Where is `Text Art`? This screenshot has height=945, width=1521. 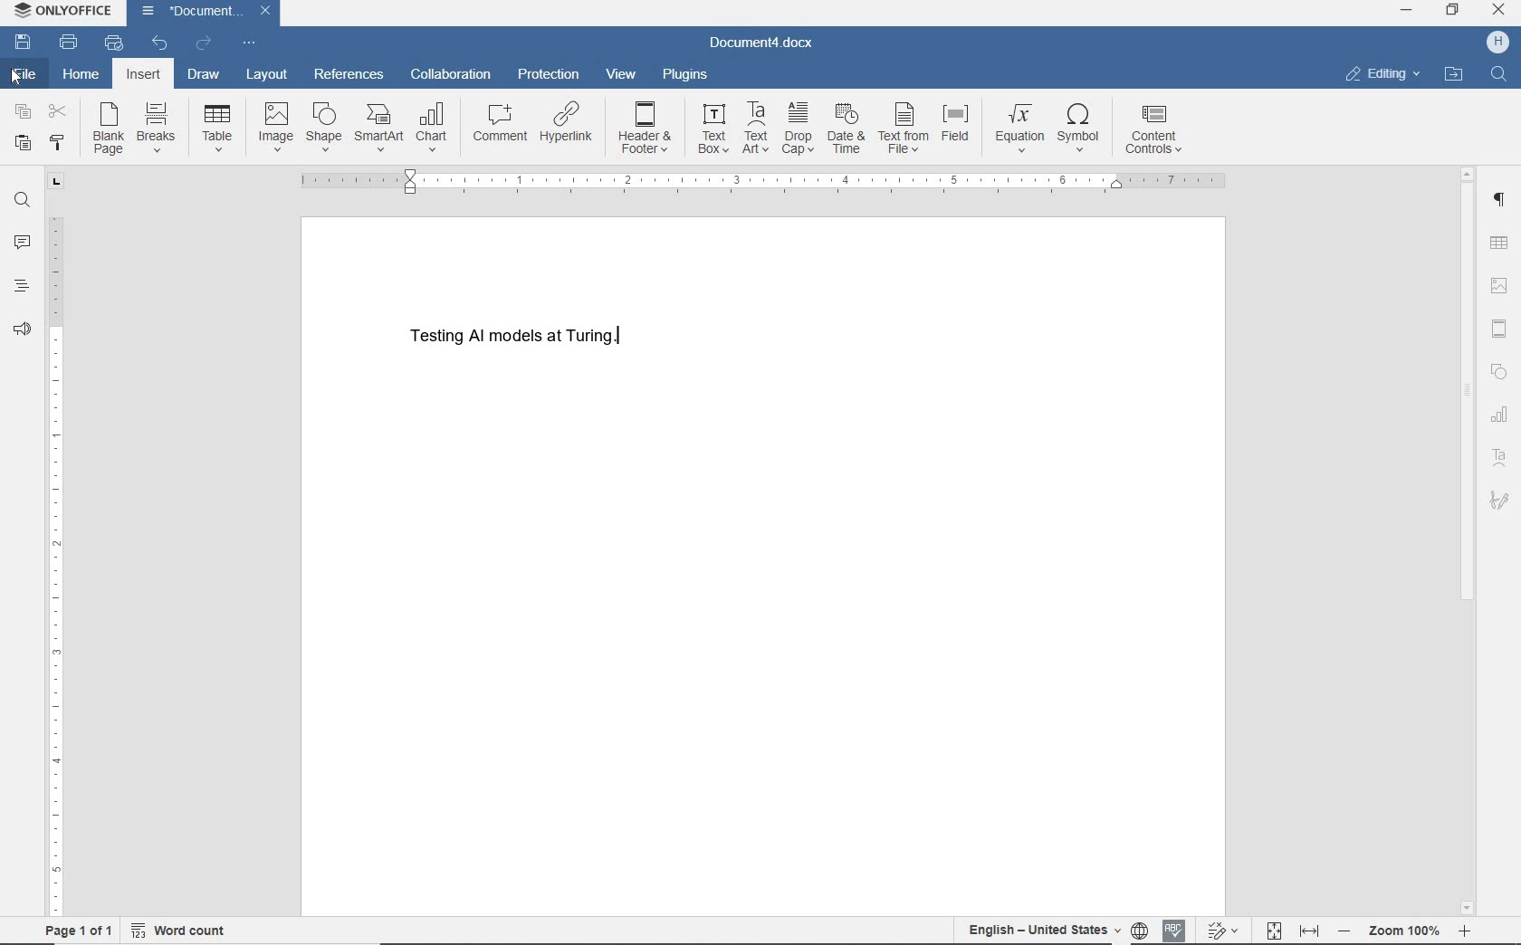 Text Art is located at coordinates (753, 126).